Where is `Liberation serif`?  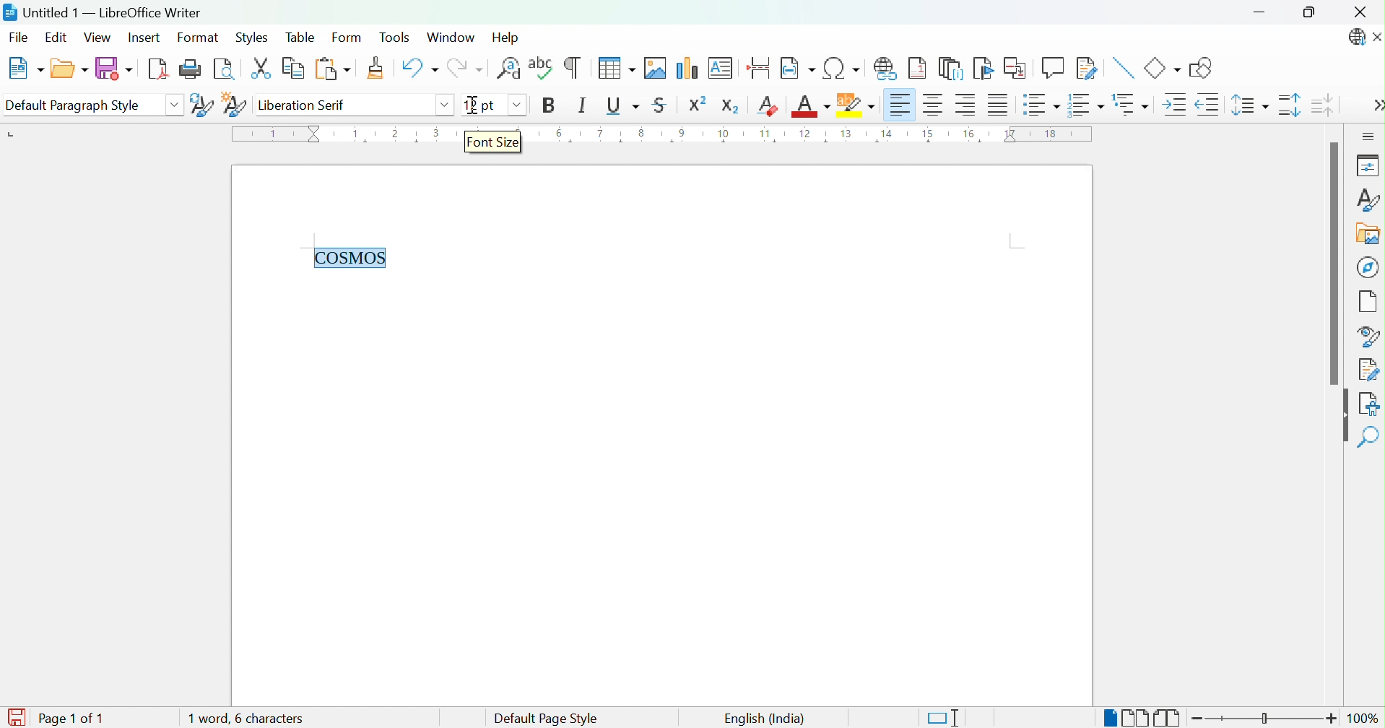
Liberation serif is located at coordinates (305, 106).